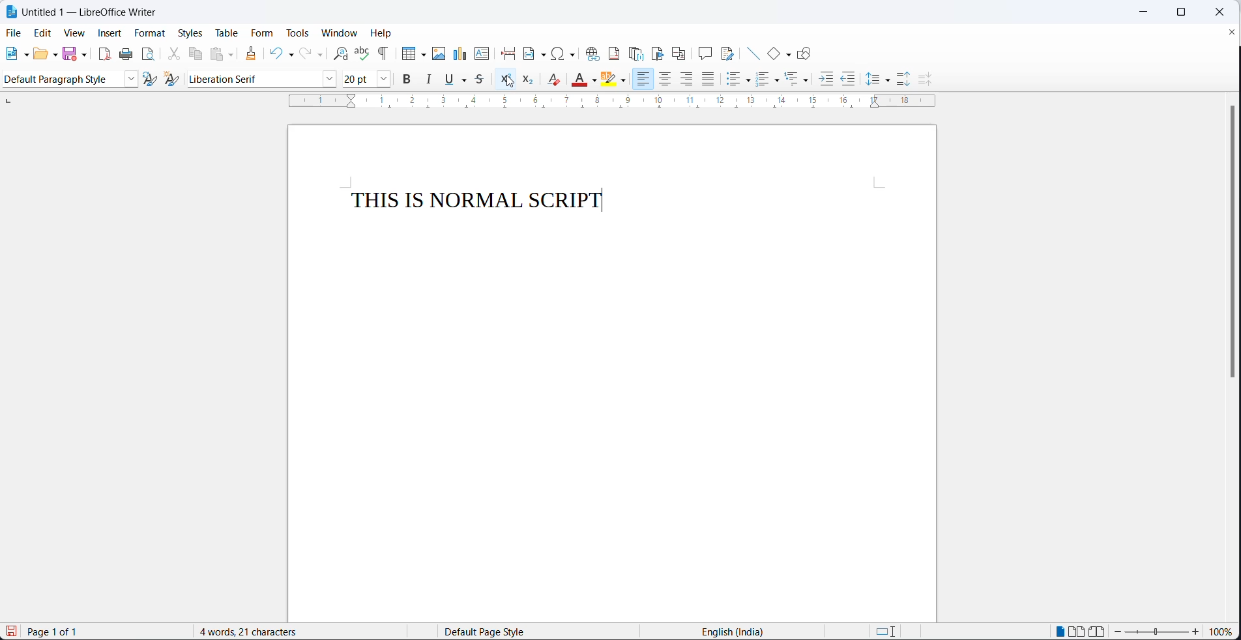  I want to click on insert footnote, so click(614, 53).